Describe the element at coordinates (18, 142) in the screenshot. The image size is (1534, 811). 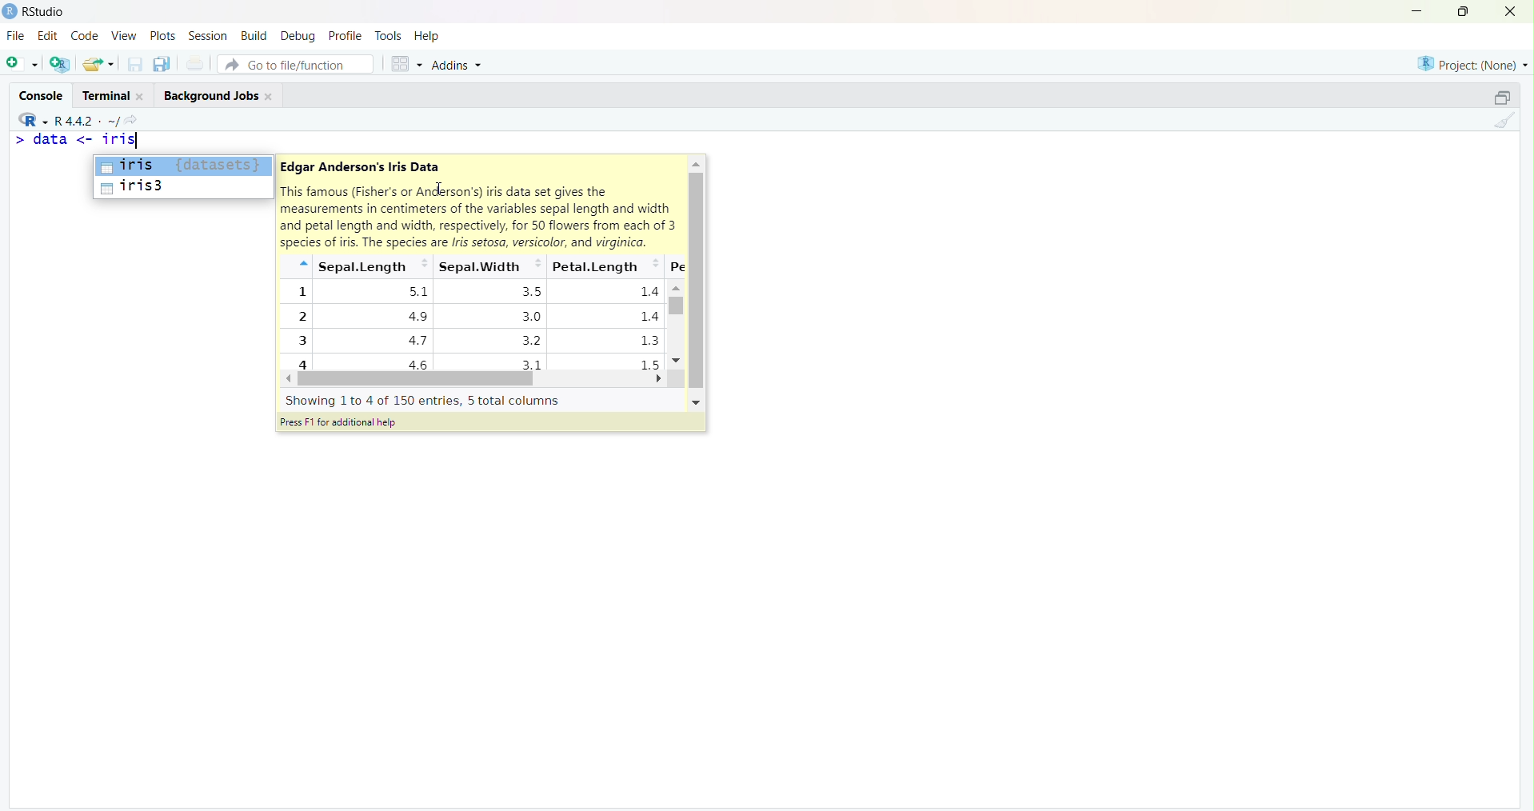
I see `Prompt cursor` at that location.